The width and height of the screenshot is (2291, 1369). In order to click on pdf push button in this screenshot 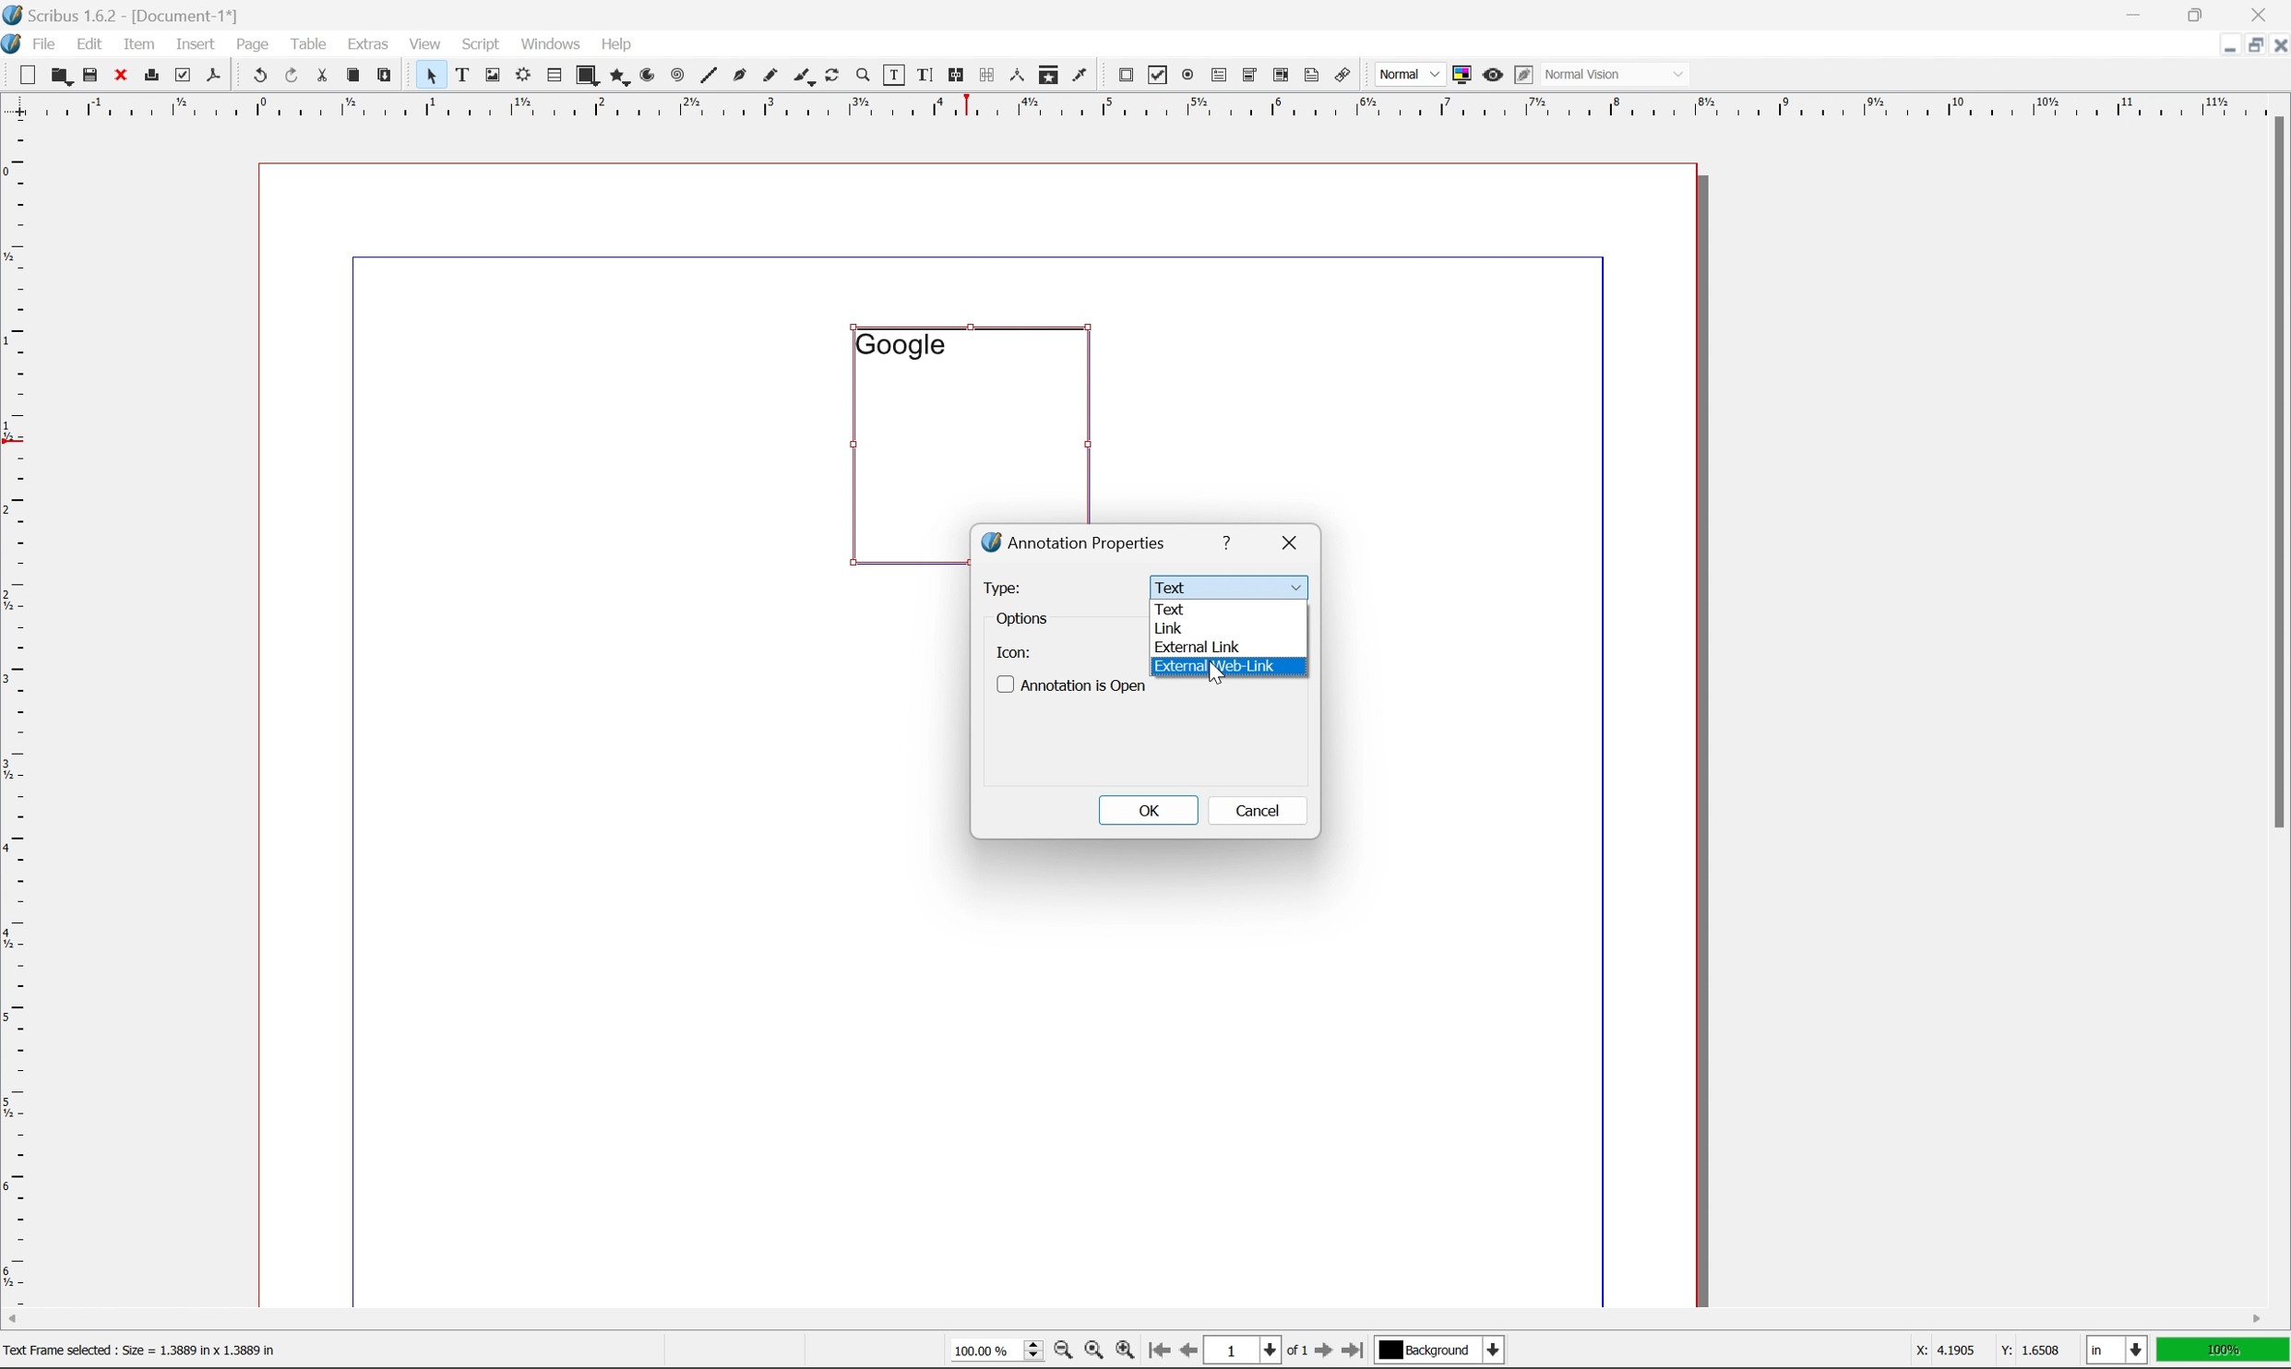, I will do `click(1120, 73)`.